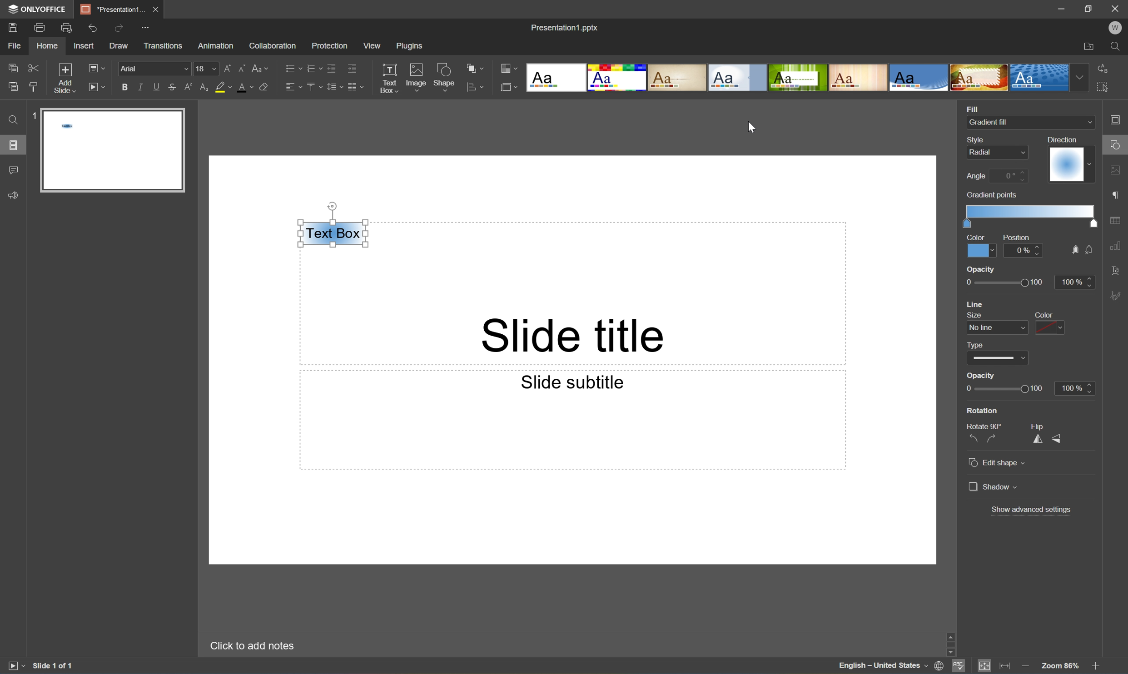  I want to click on Slide 1 of 1, so click(53, 664).